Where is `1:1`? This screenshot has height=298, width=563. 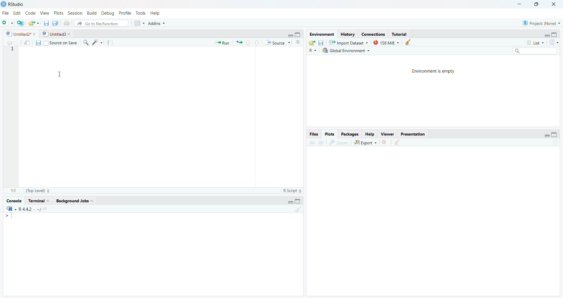
1:1 is located at coordinates (11, 191).